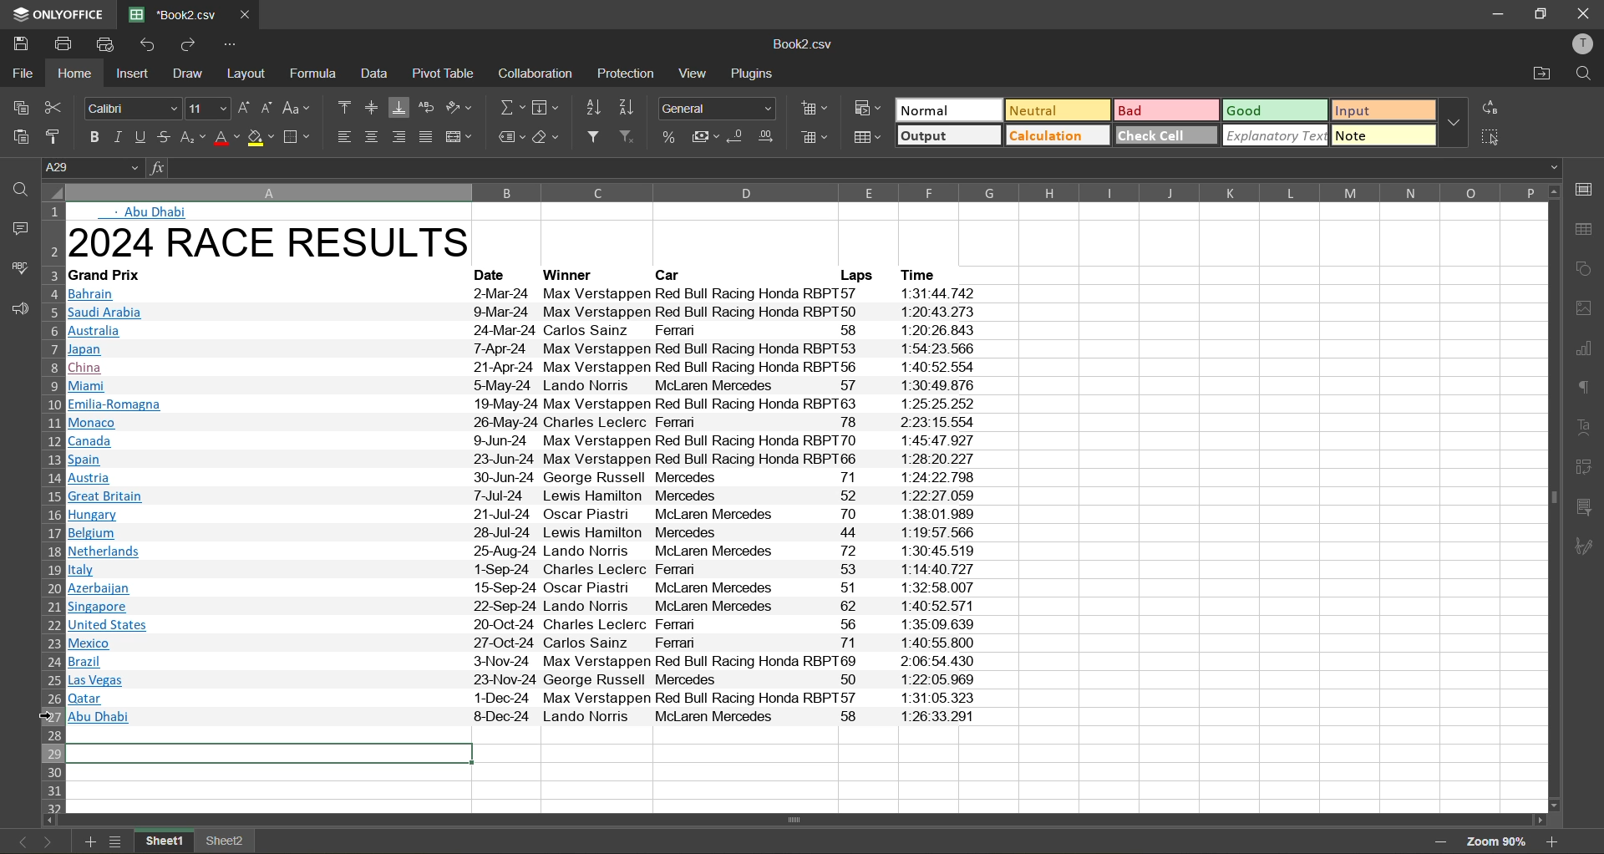 The width and height of the screenshot is (1604, 854). What do you see at coordinates (633, 139) in the screenshot?
I see `clear filter` at bounding box center [633, 139].